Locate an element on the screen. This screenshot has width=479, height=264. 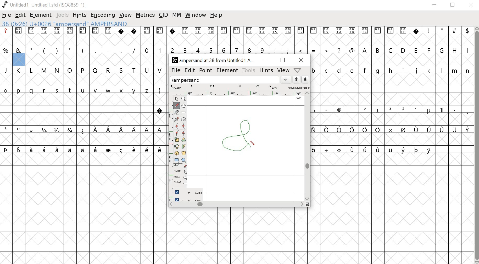
symbol is located at coordinates (403, 149).